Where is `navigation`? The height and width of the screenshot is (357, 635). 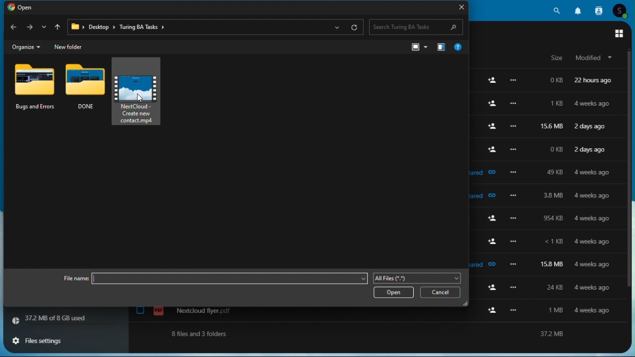 navigation is located at coordinates (443, 48).